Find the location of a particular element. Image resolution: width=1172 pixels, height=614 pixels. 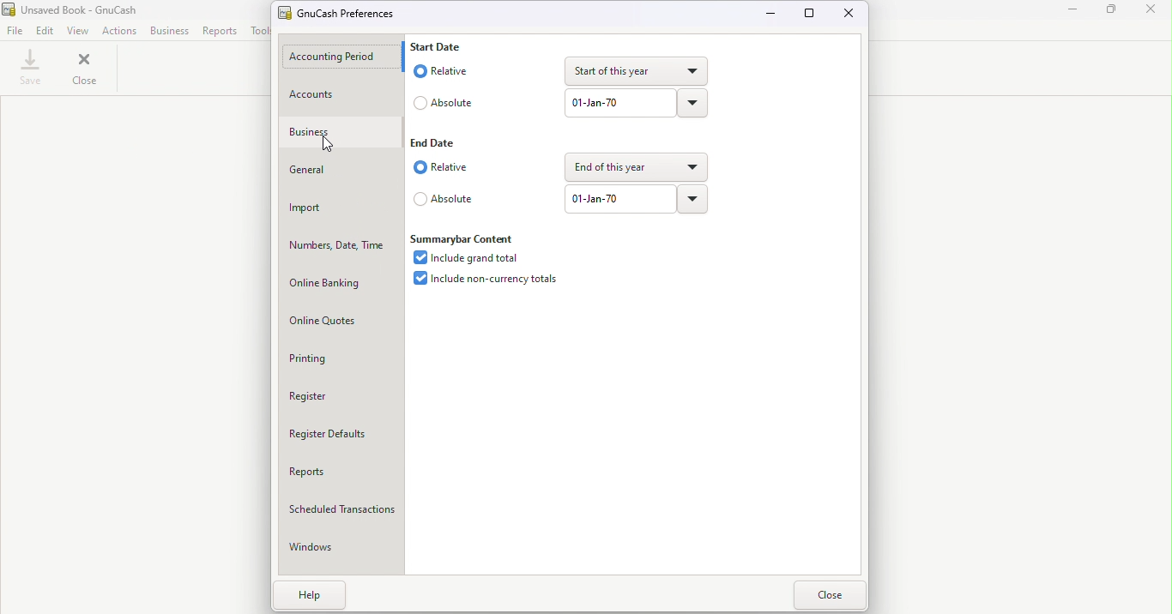

Edit is located at coordinates (45, 31).